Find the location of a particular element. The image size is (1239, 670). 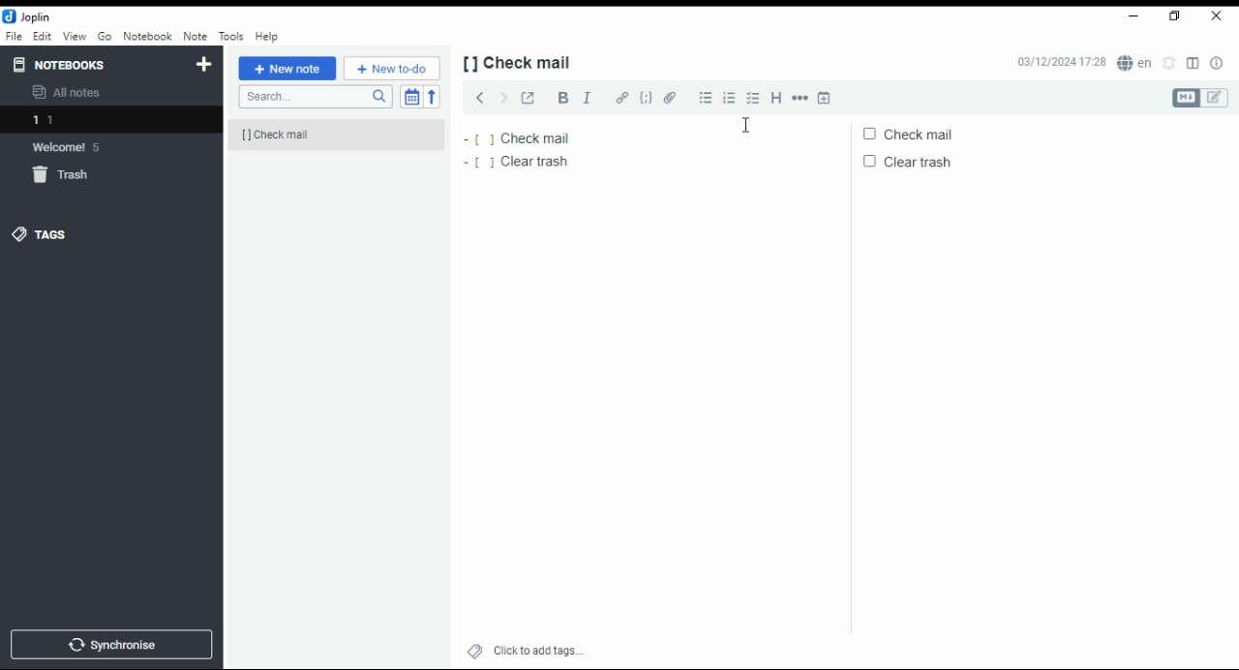

horizontal rule is located at coordinates (801, 98).